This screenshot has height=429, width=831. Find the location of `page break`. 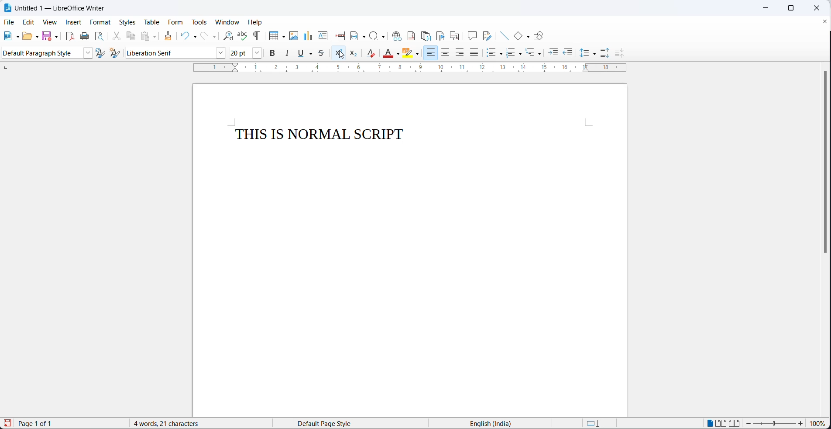

page break is located at coordinates (340, 35).